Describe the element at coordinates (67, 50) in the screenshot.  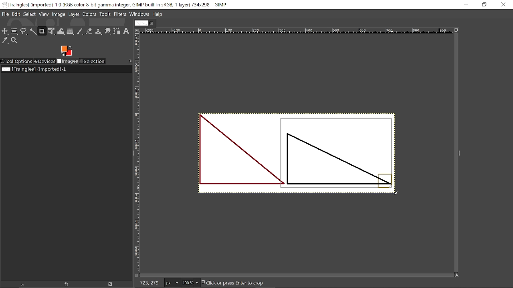
I see `The active foreground color` at that location.